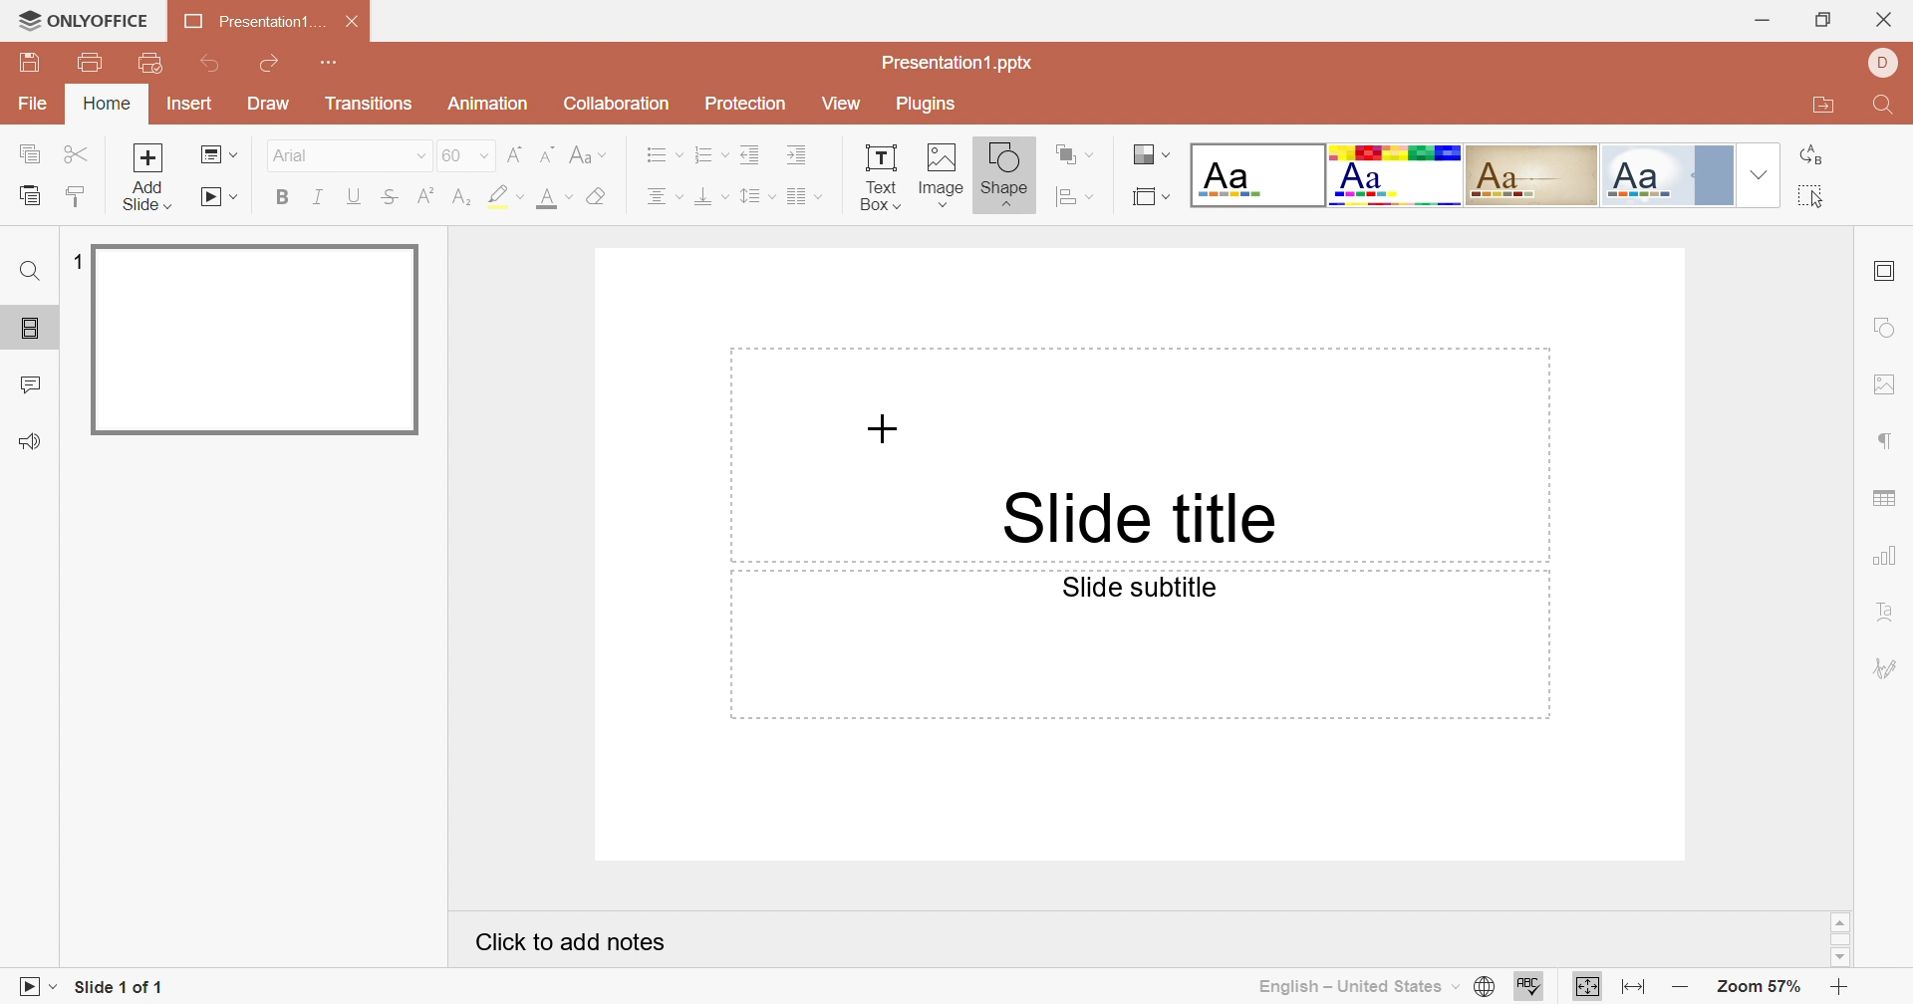 The width and height of the screenshot is (1913, 1004). Describe the element at coordinates (939, 175) in the screenshot. I see `Image` at that location.